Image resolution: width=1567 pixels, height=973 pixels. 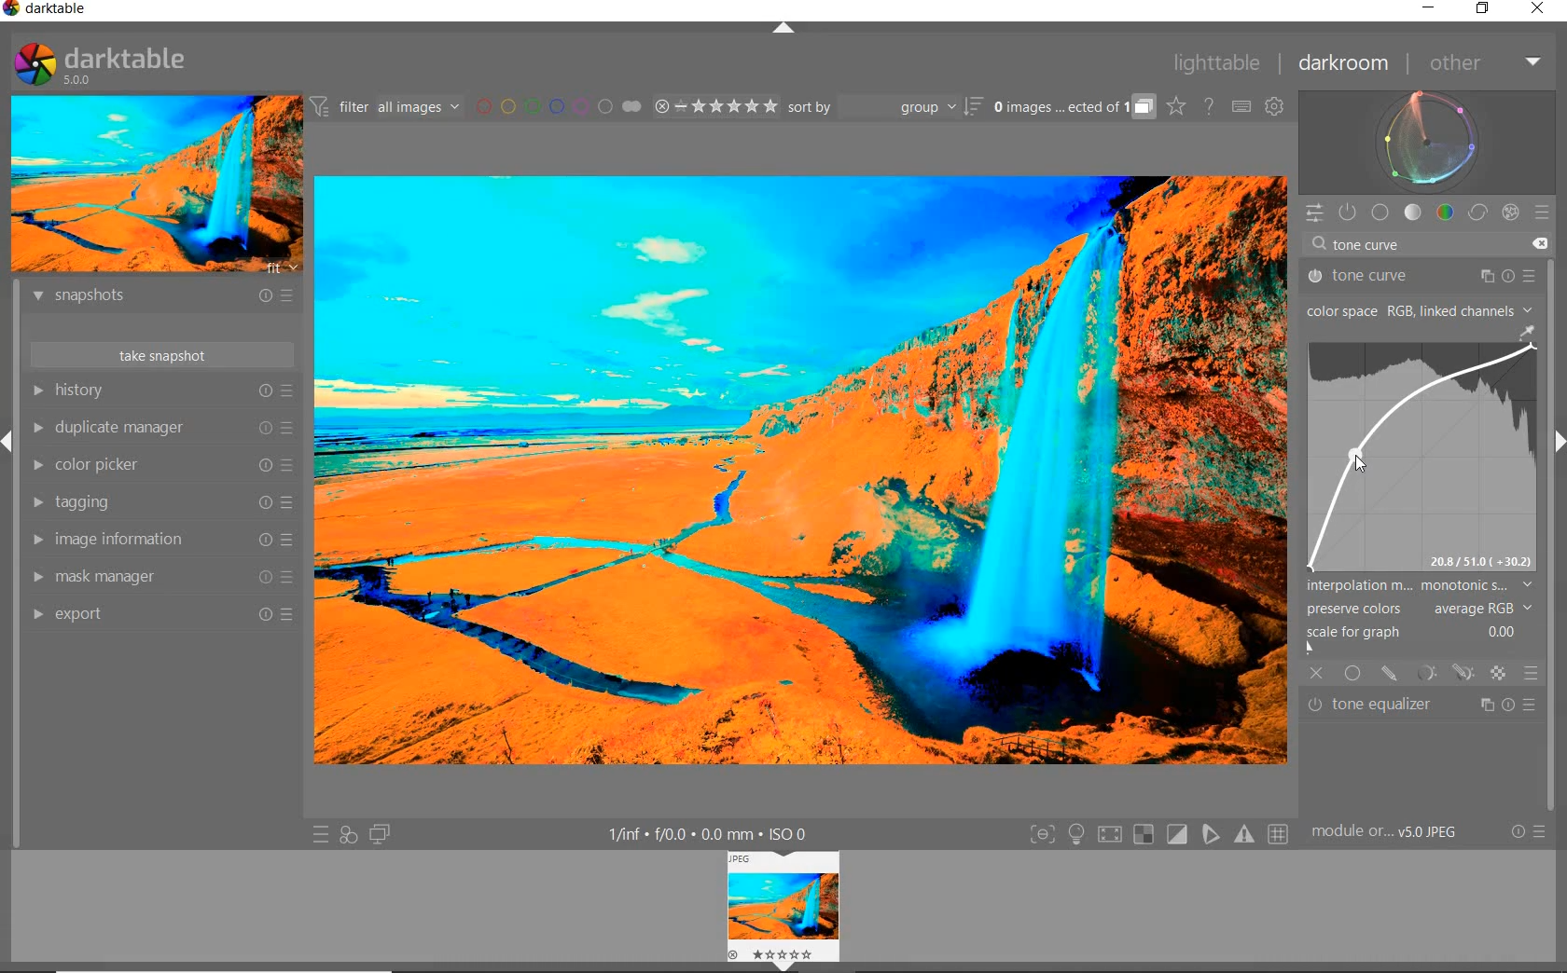 I want to click on COLOR SPACE, so click(x=1421, y=309).